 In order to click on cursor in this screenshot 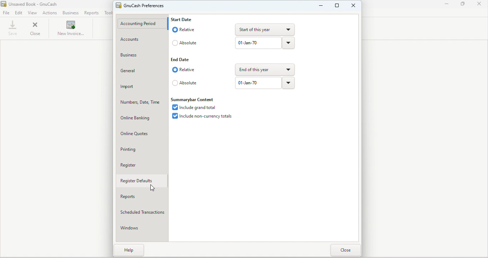, I will do `click(155, 189)`.